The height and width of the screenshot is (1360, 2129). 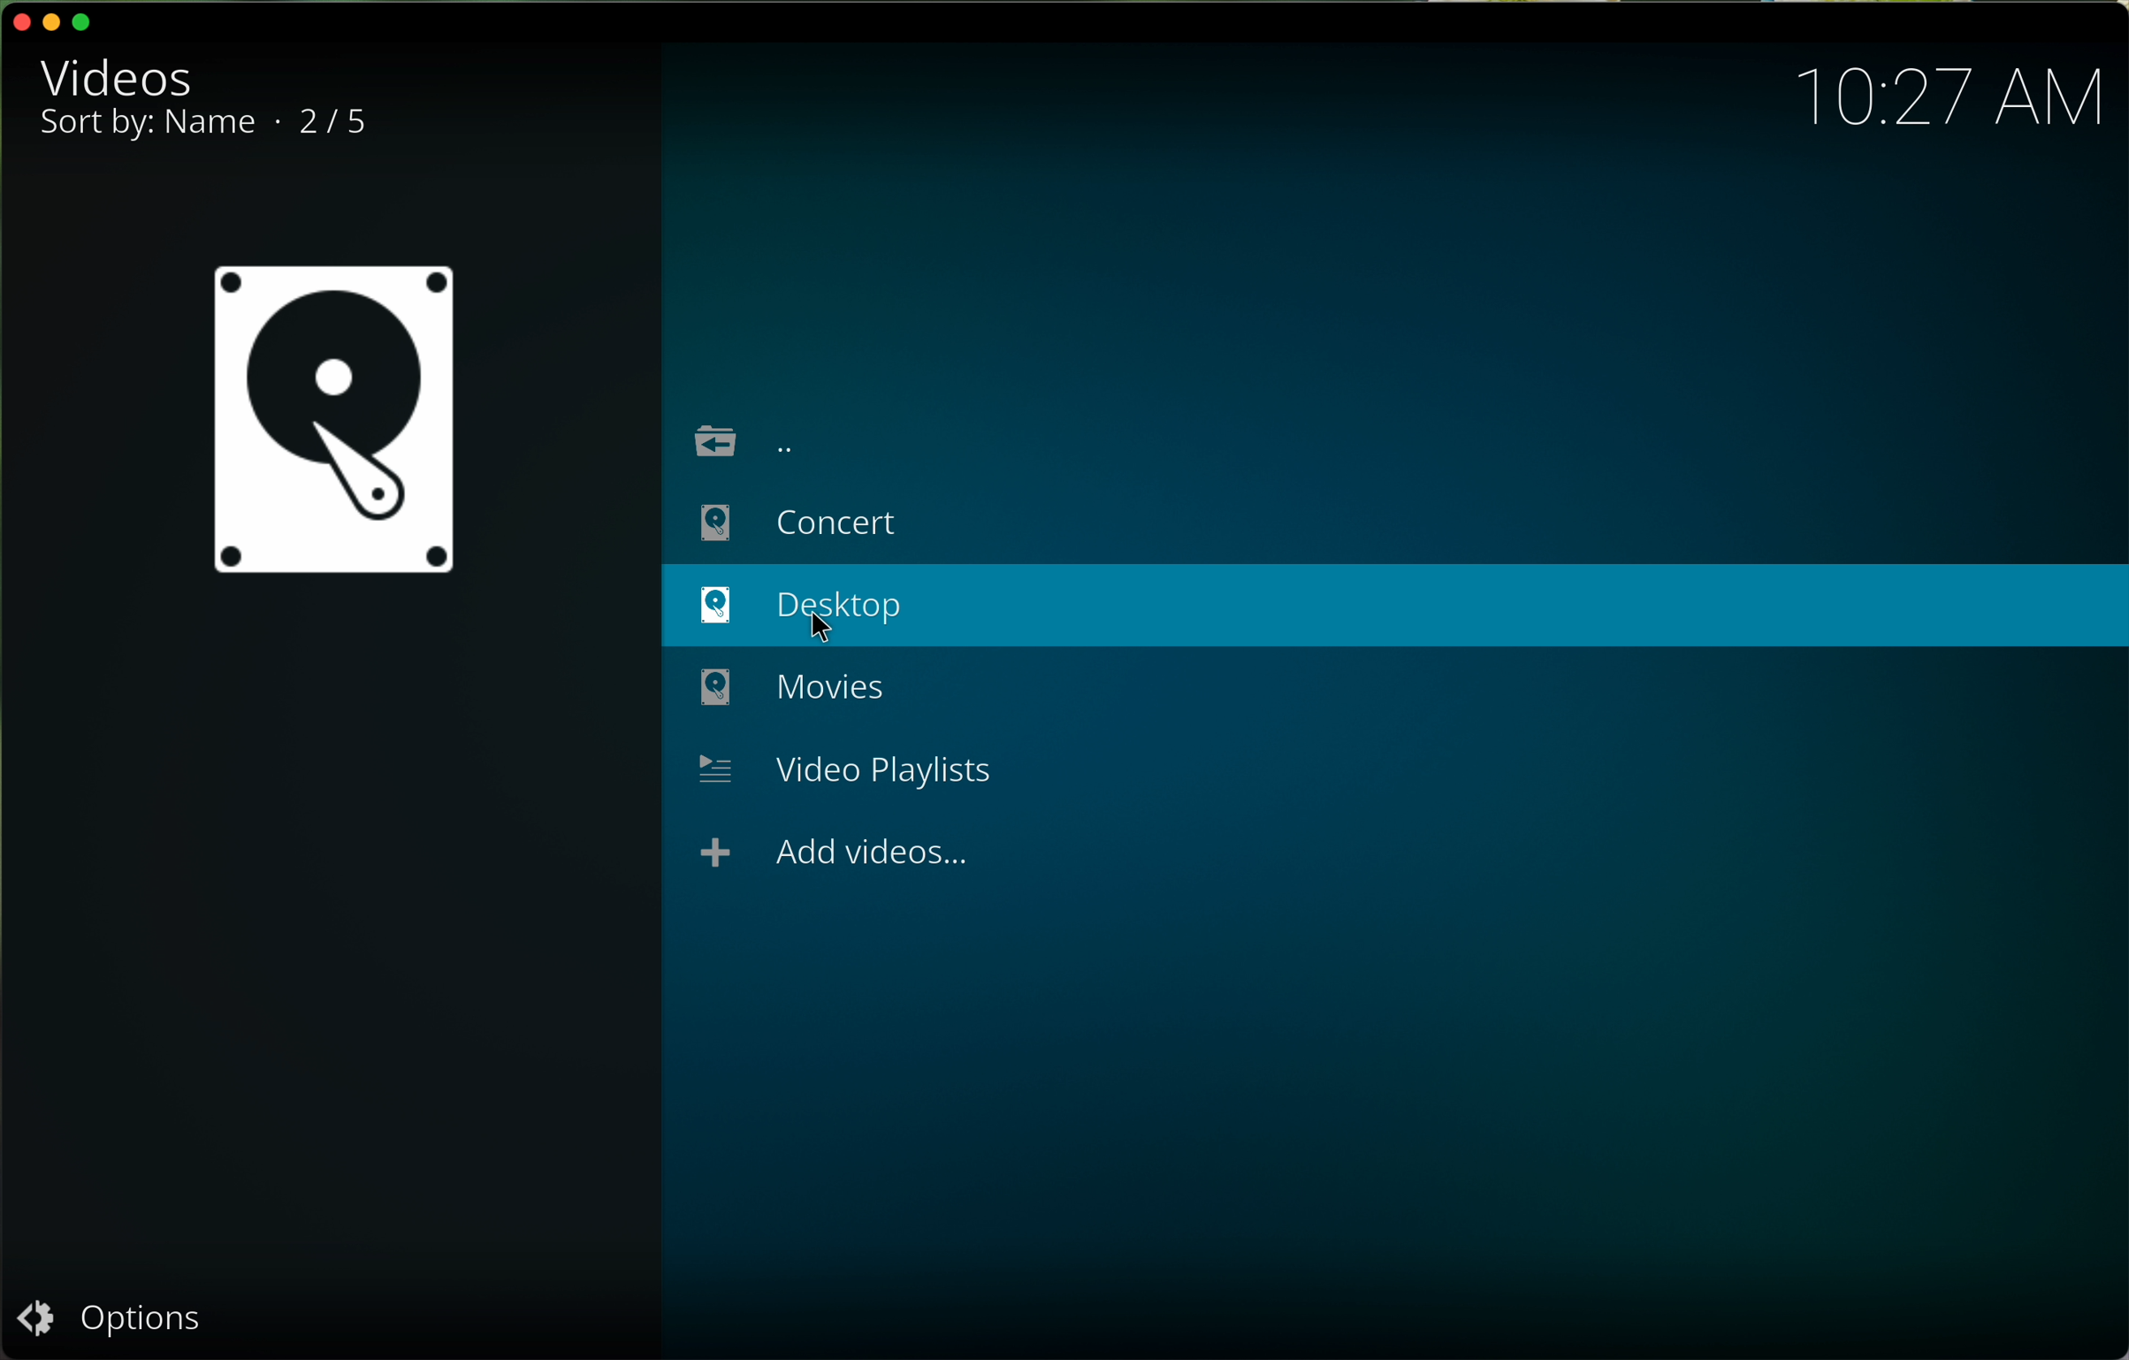 I want to click on navigate back, so click(x=752, y=436).